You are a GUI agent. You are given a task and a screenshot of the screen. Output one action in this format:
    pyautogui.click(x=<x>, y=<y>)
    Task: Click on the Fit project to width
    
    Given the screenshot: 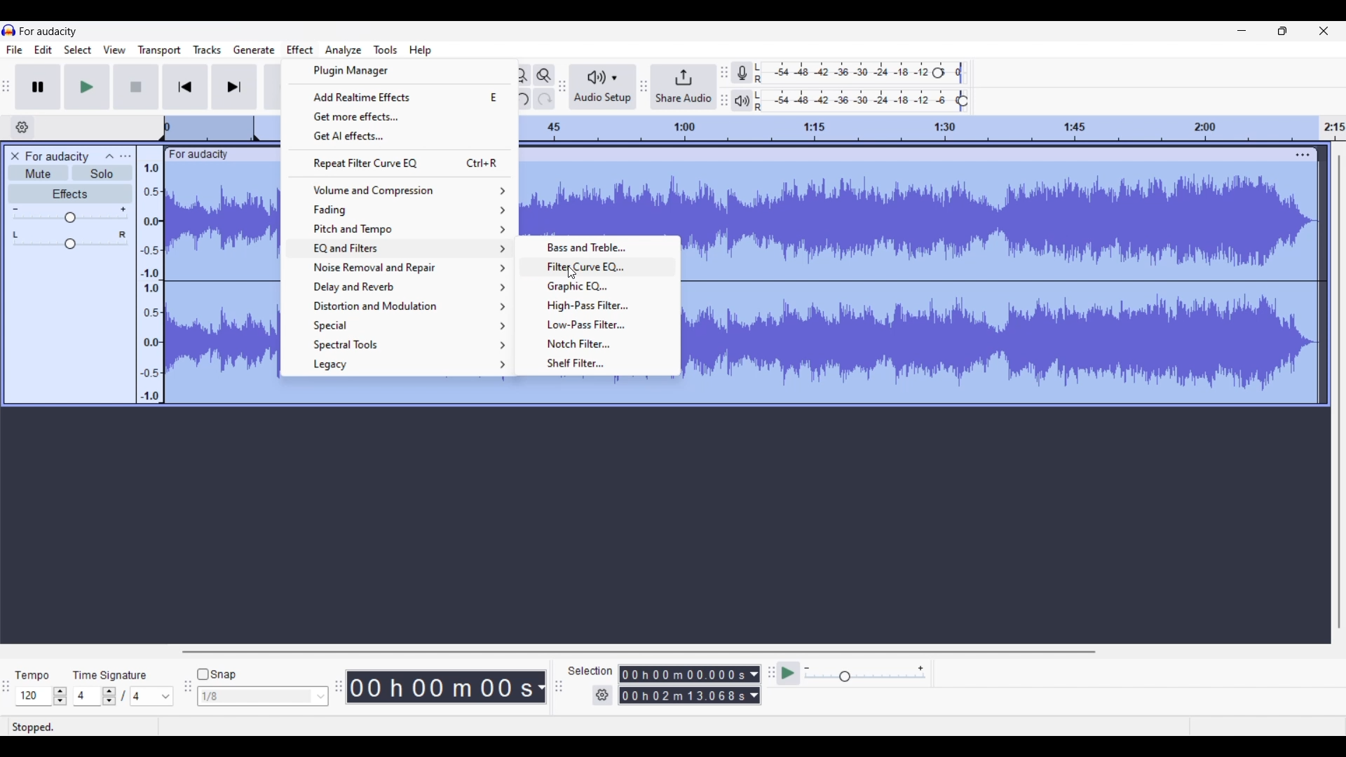 What is the action you would take?
    pyautogui.click(x=520, y=76)
    